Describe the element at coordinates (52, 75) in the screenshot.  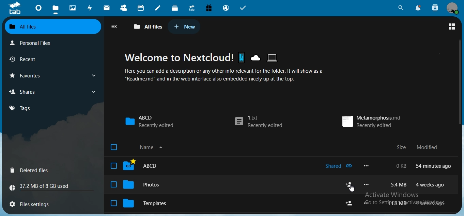
I see `favourites` at that location.